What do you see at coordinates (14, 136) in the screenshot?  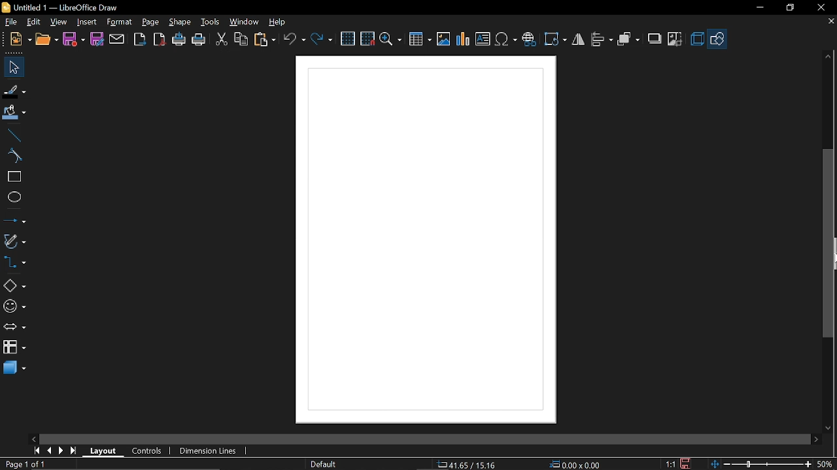 I see `line` at bounding box center [14, 136].